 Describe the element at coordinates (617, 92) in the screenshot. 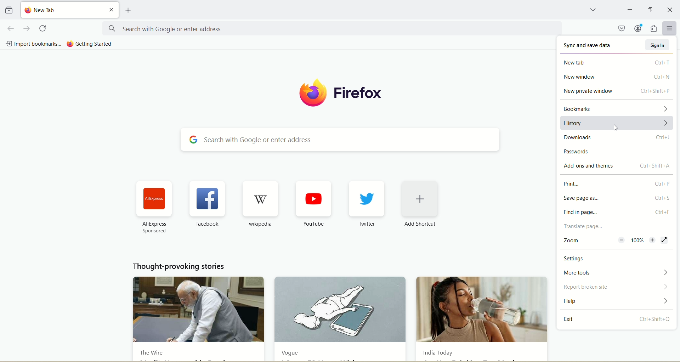

I see `new private window` at that location.